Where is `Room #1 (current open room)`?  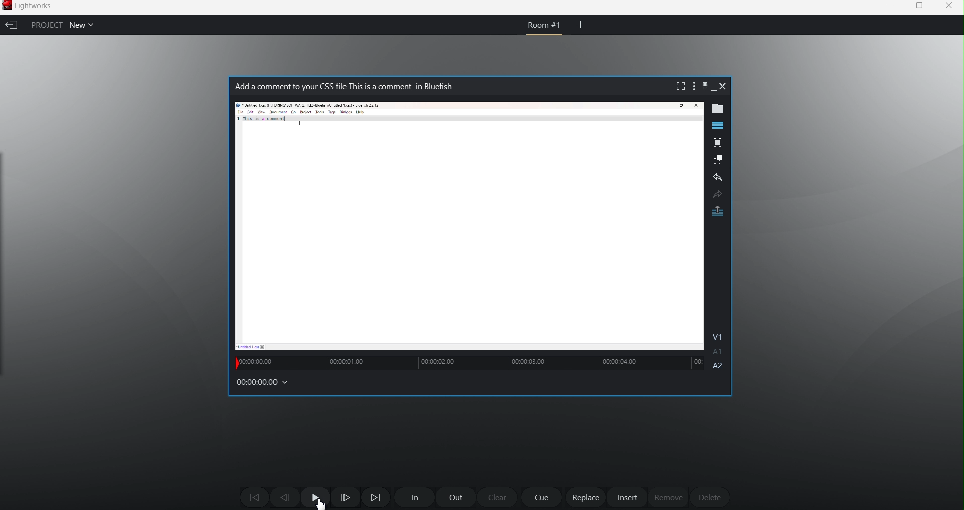
Room #1 (current open room) is located at coordinates (544, 28).